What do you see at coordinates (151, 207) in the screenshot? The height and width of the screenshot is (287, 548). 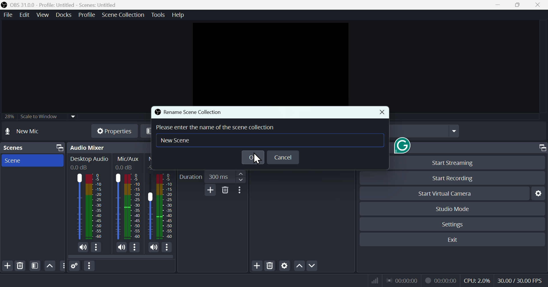 I see `New Mic` at bounding box center [151, 207].